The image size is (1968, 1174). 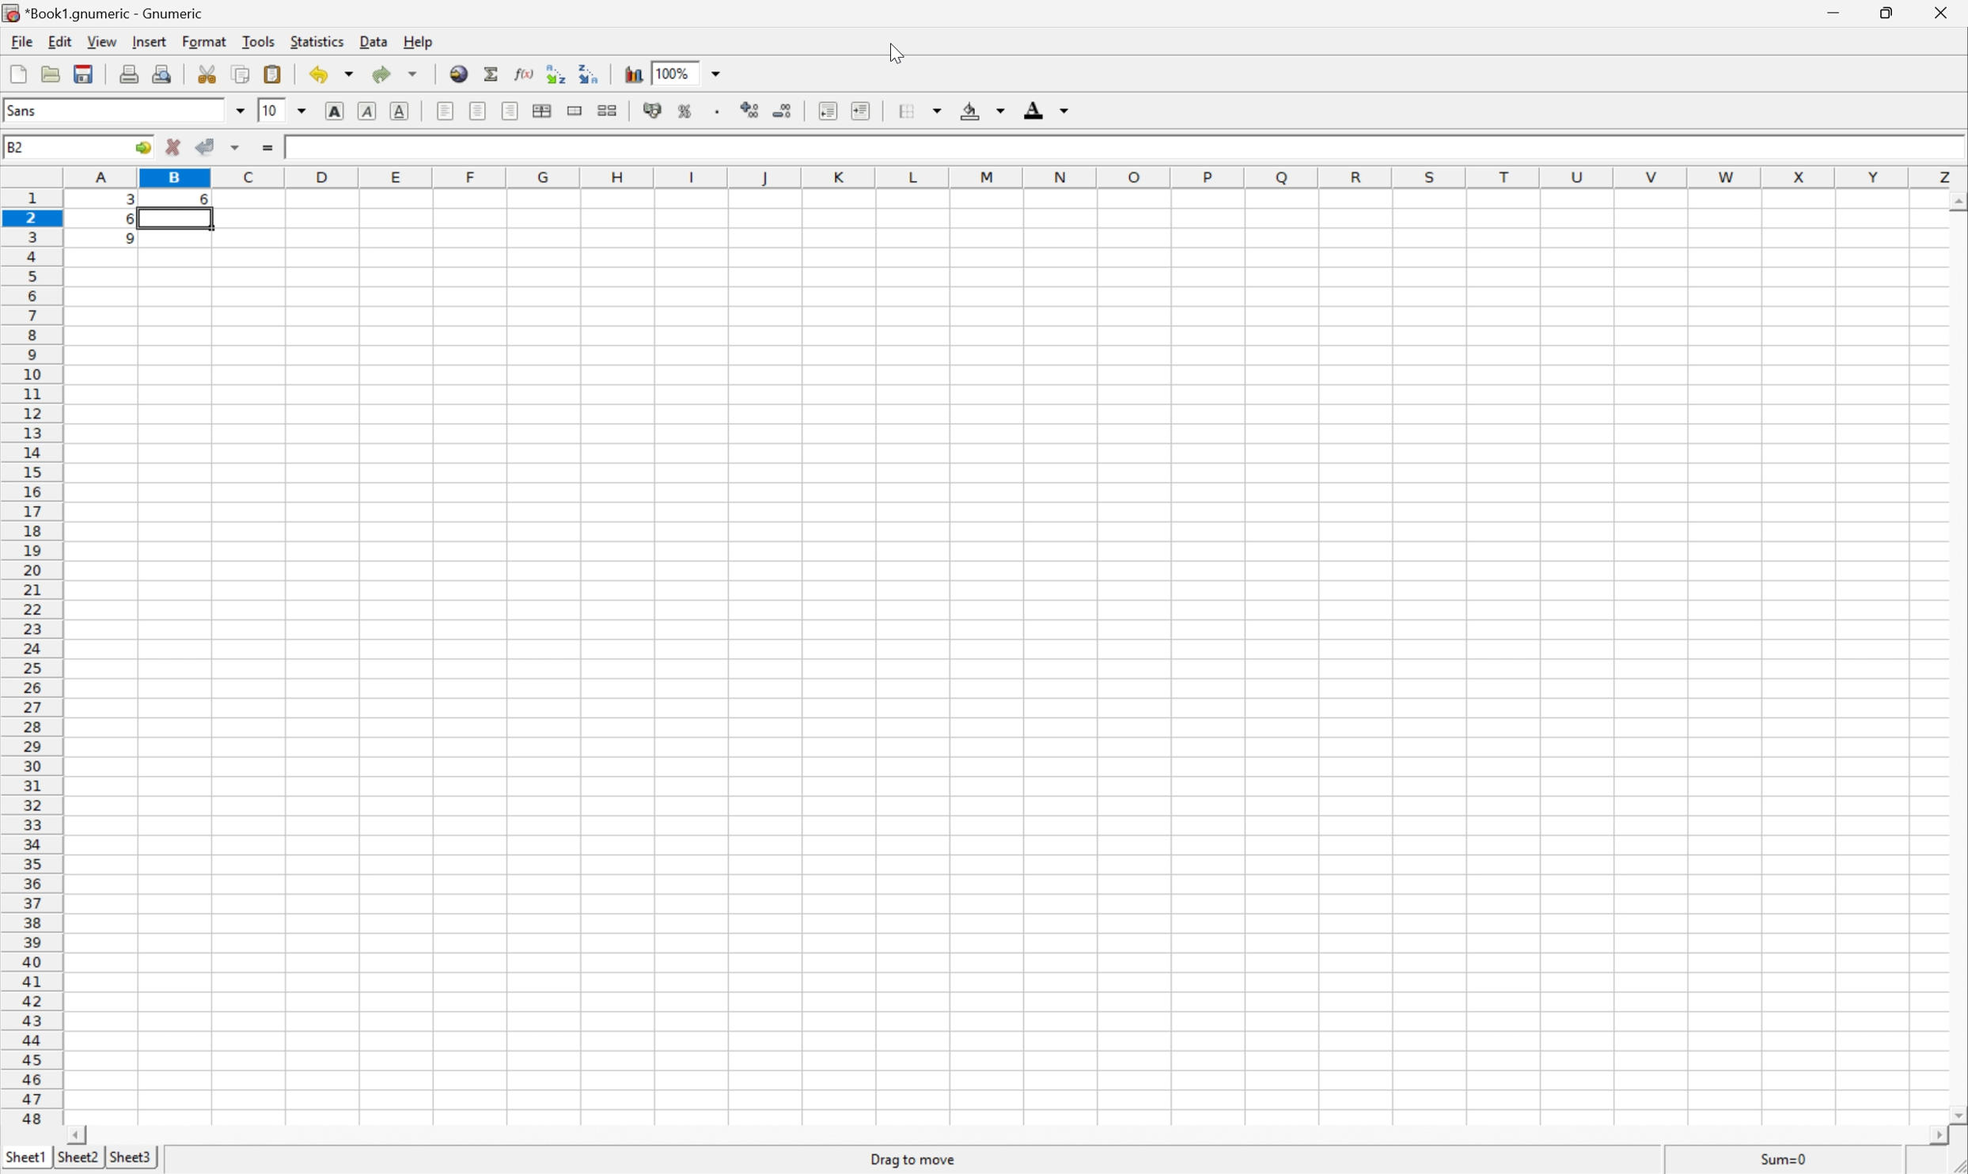 What do you see at coordinates (459, 74) in the screenshot?
I see `Insert a hyperlink` at bounding box center [459, 74].